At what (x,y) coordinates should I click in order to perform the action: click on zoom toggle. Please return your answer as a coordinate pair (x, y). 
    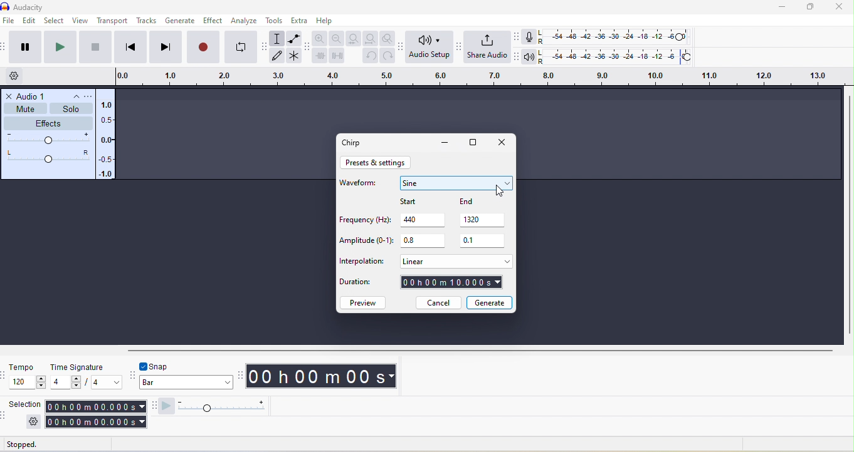
    Looking at the image, I should click on (389, 39).